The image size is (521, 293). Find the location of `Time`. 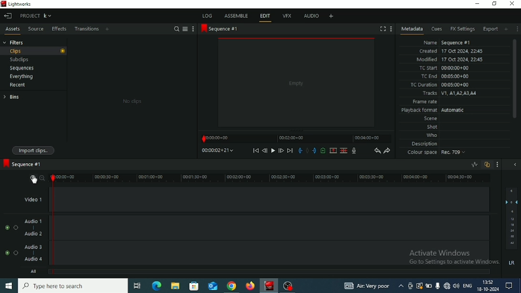

Time is located at coordinates (489, 282).